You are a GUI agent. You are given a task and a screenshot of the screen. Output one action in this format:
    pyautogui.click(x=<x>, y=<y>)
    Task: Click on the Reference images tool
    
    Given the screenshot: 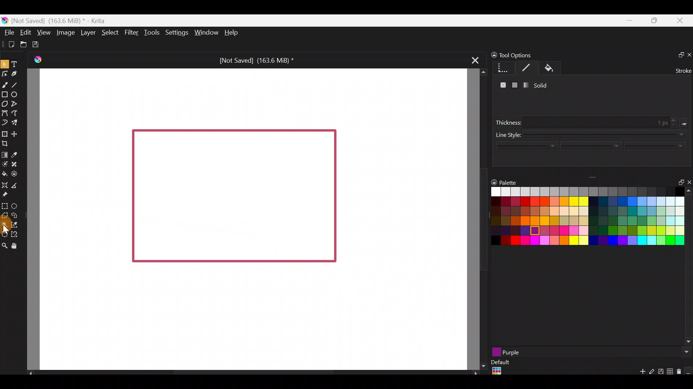 What is the action you would take?
    pyautogui.click(x=8, y=196)
    